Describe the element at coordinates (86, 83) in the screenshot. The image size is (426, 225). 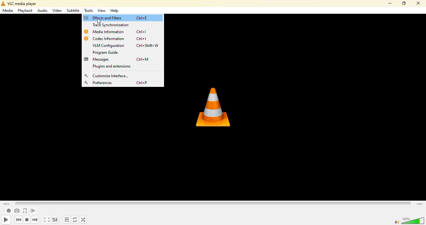
I see `setting` at that location.